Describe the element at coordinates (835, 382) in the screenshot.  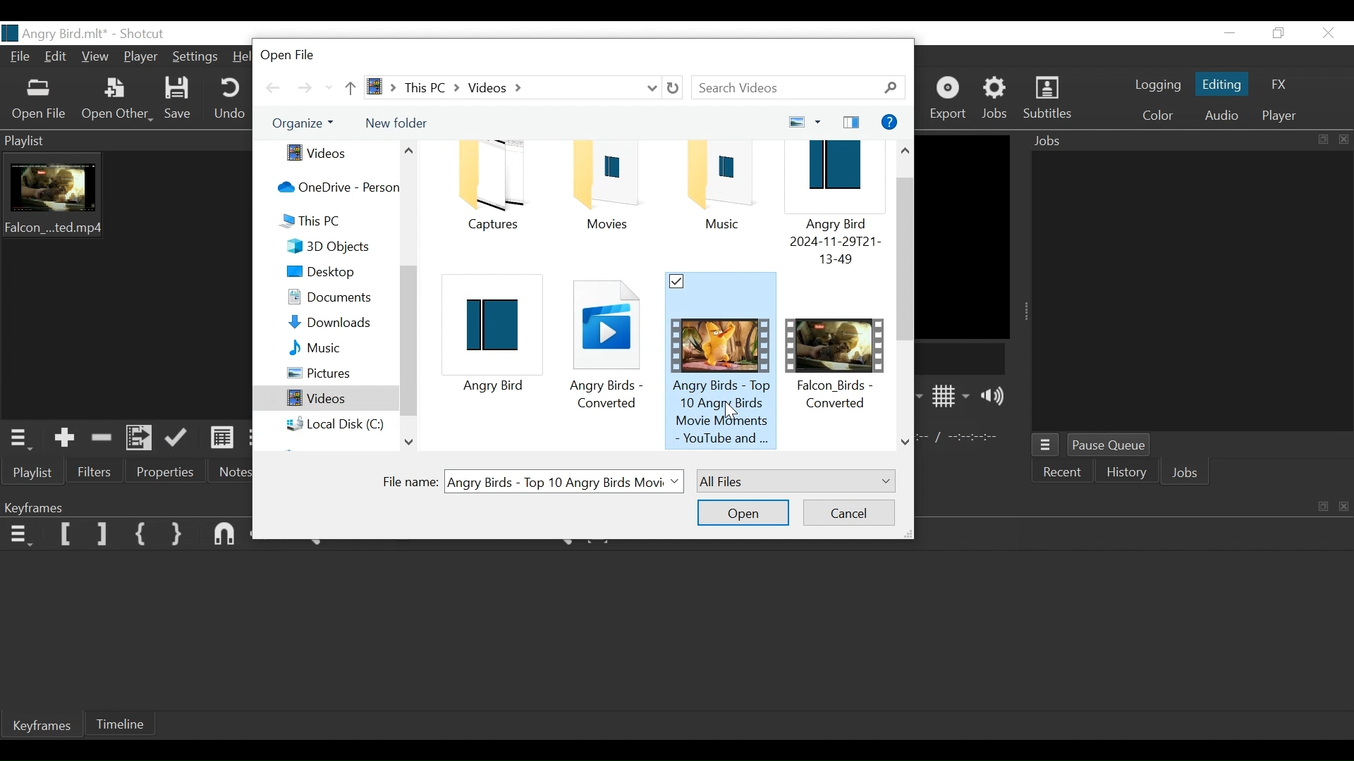
I see `Video File` at that location.